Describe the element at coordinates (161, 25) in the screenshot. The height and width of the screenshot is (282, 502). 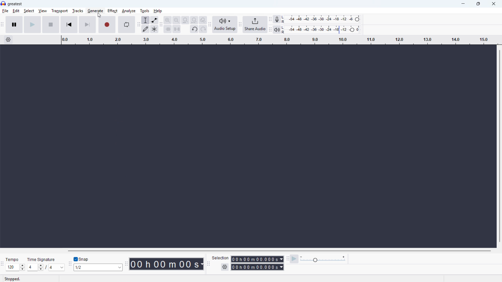
I see `edit toolbar` at that location.